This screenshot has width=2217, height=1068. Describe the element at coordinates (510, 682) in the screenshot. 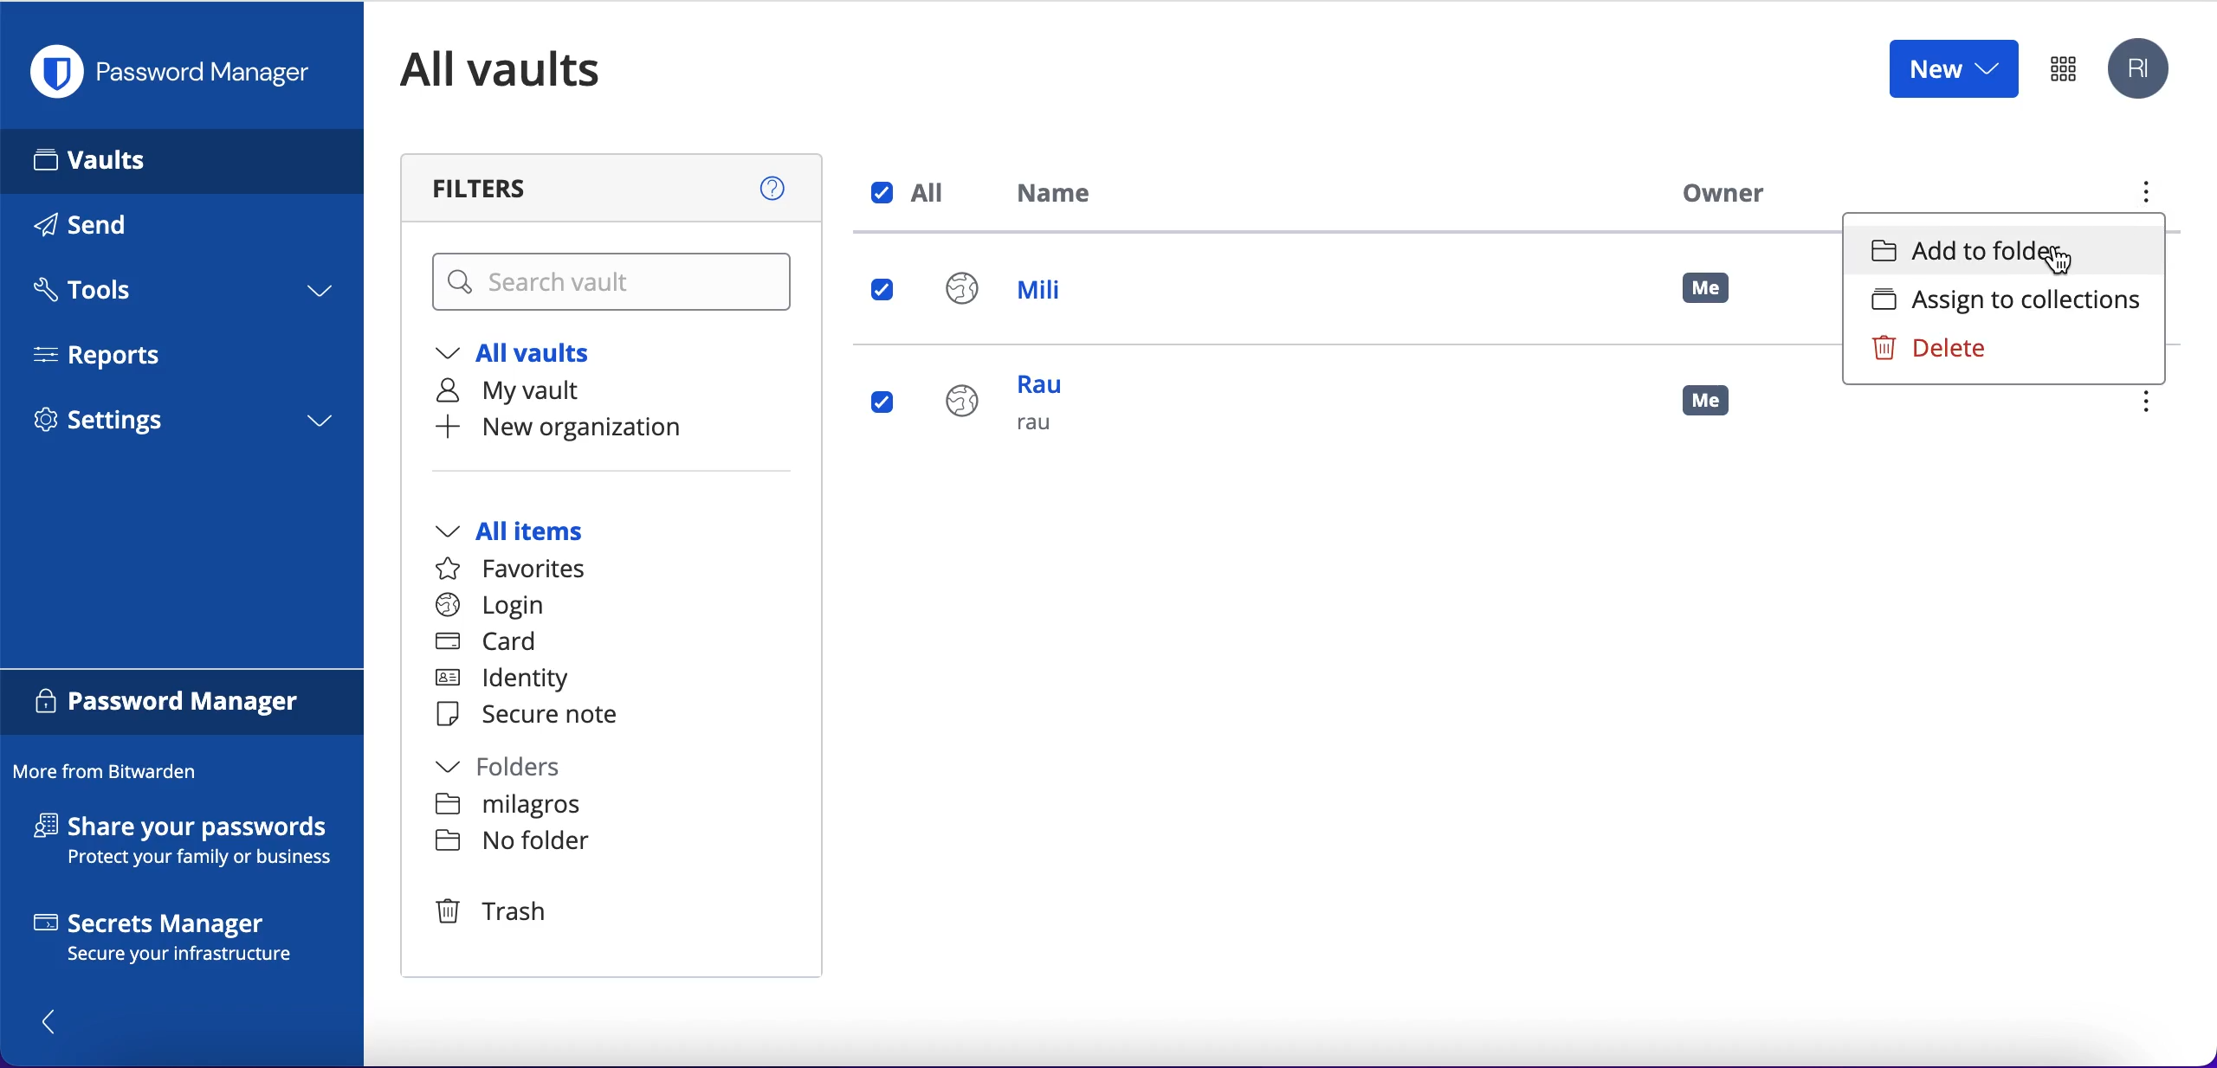

I see `identity` at that location.